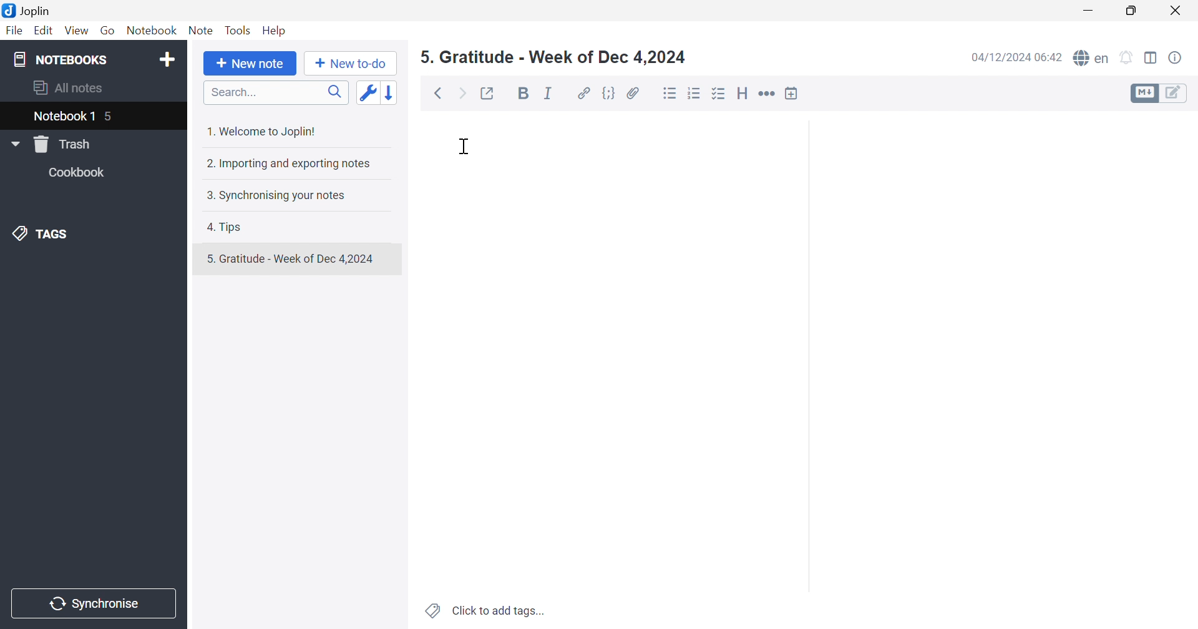  I want to click on 5. Gratitude  Week of Dec 4,2024, so click(553, 57).